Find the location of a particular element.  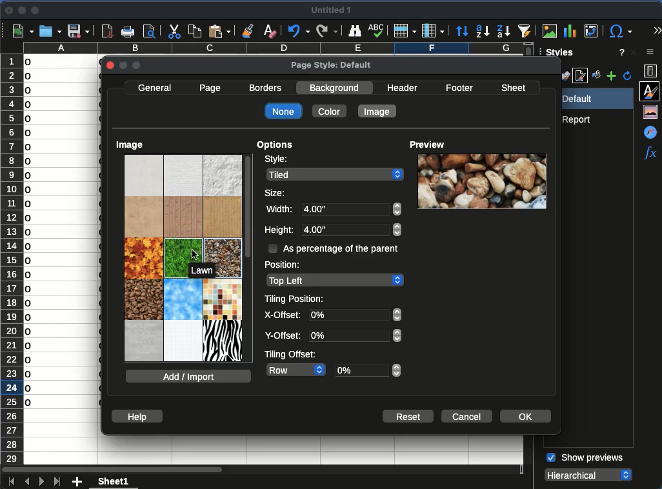

descending is located at coordinates (503, 31).